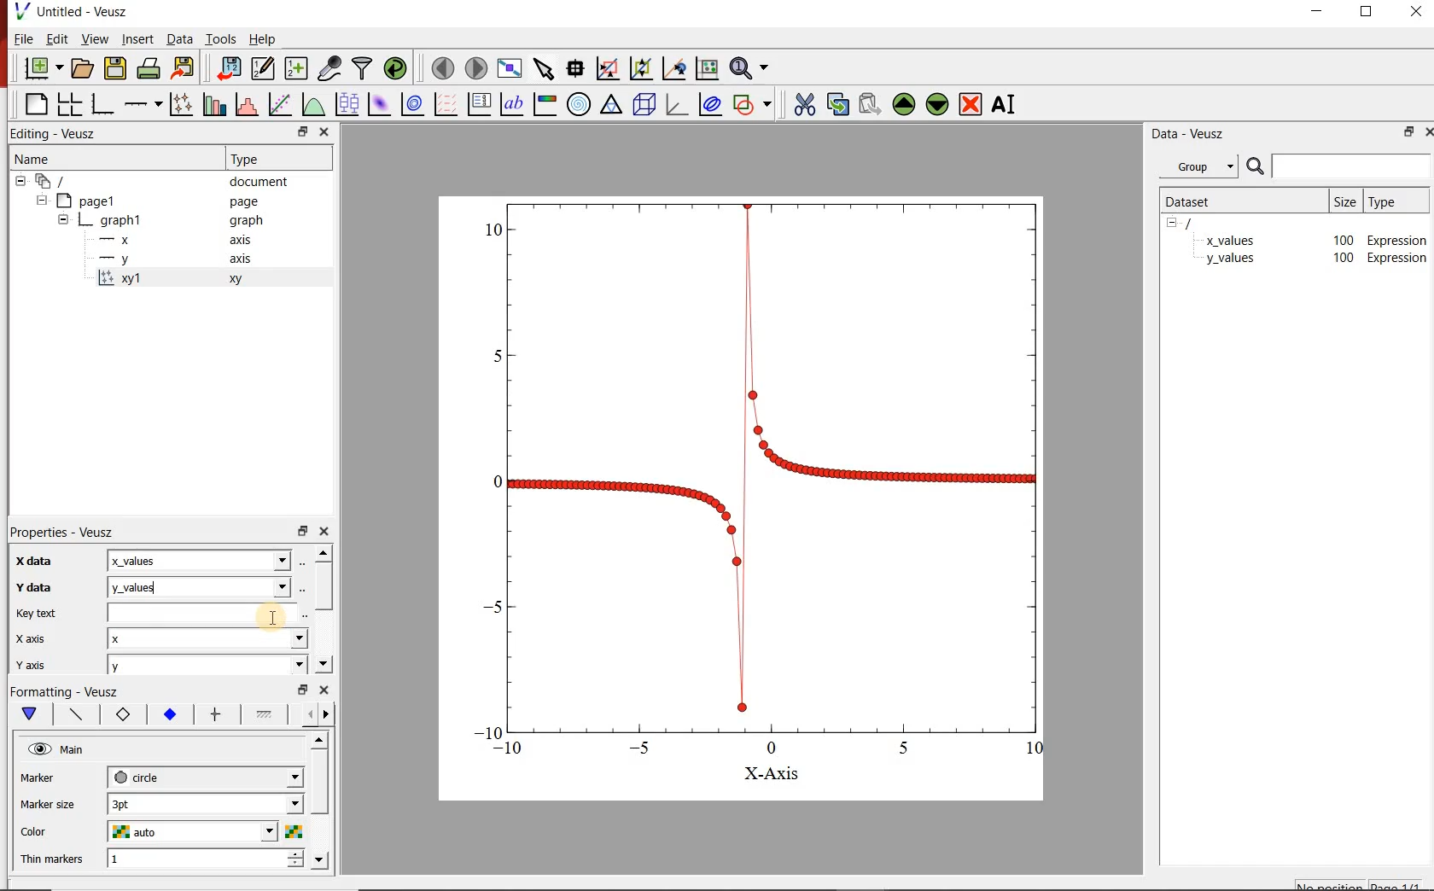 The width and height of the screenshot is (1434, 891). Describe the element at coordinates (240, 279) in the screenshot. I see `xy` at that location.